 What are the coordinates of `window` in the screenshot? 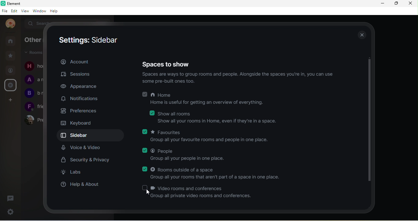 It's located at (40, 11).